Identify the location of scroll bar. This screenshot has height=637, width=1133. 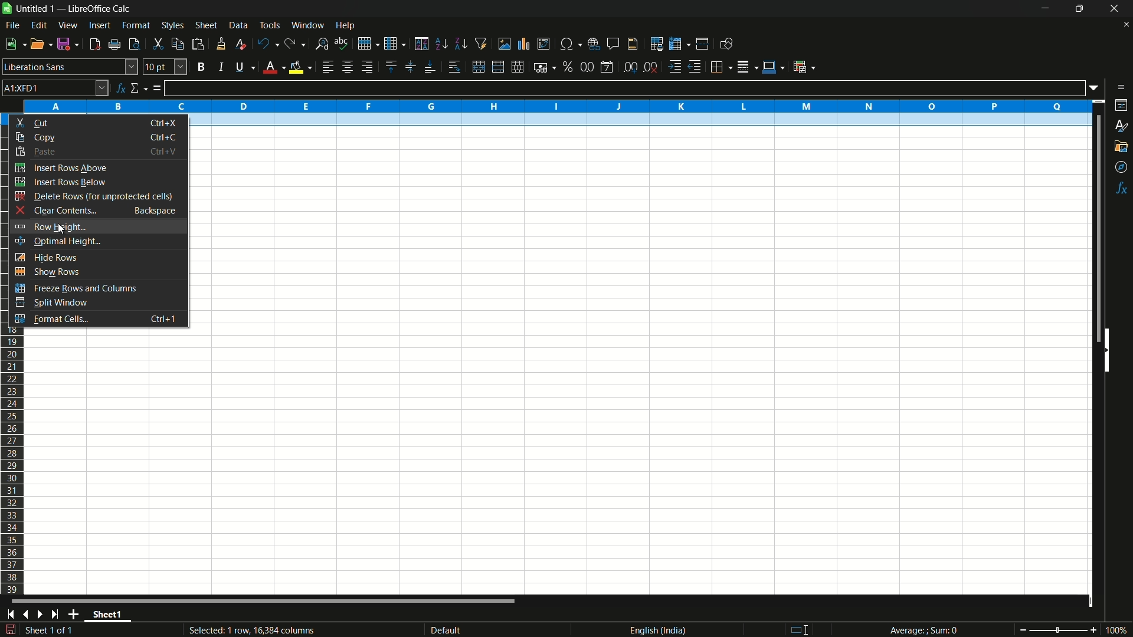
(1092, 229).